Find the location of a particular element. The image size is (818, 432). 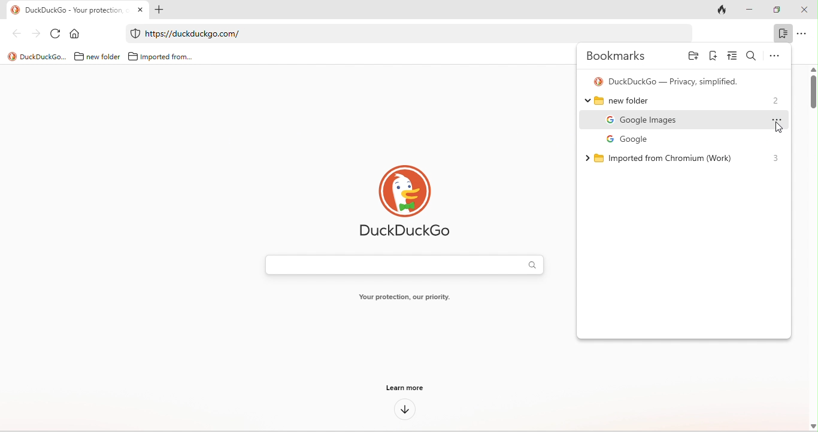

bookmark is located at coordinates (781, 35).